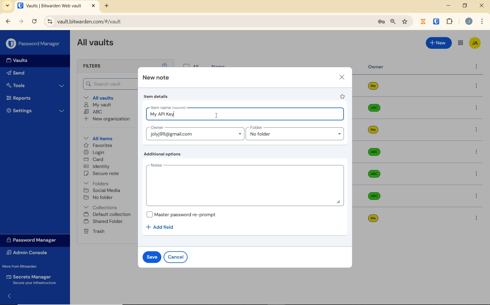  Describe the element at coordinates (49, 6) in the screenshot. I see `open tab` at that location.